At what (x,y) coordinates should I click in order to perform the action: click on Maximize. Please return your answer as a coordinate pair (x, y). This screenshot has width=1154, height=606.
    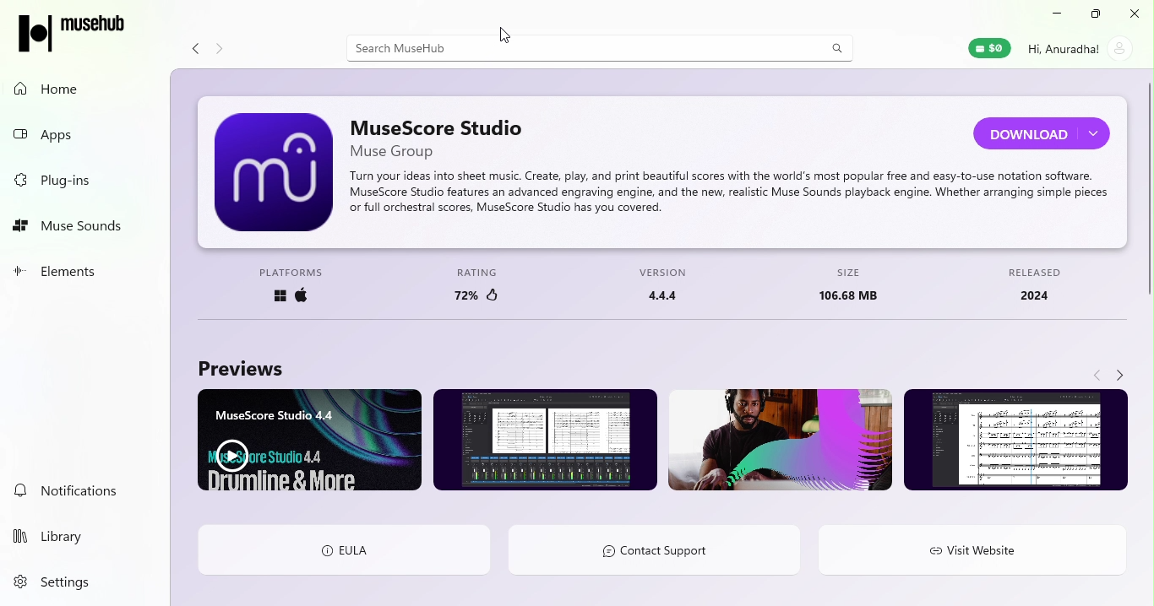
    Looking at the image, I should click on (1094, 14).